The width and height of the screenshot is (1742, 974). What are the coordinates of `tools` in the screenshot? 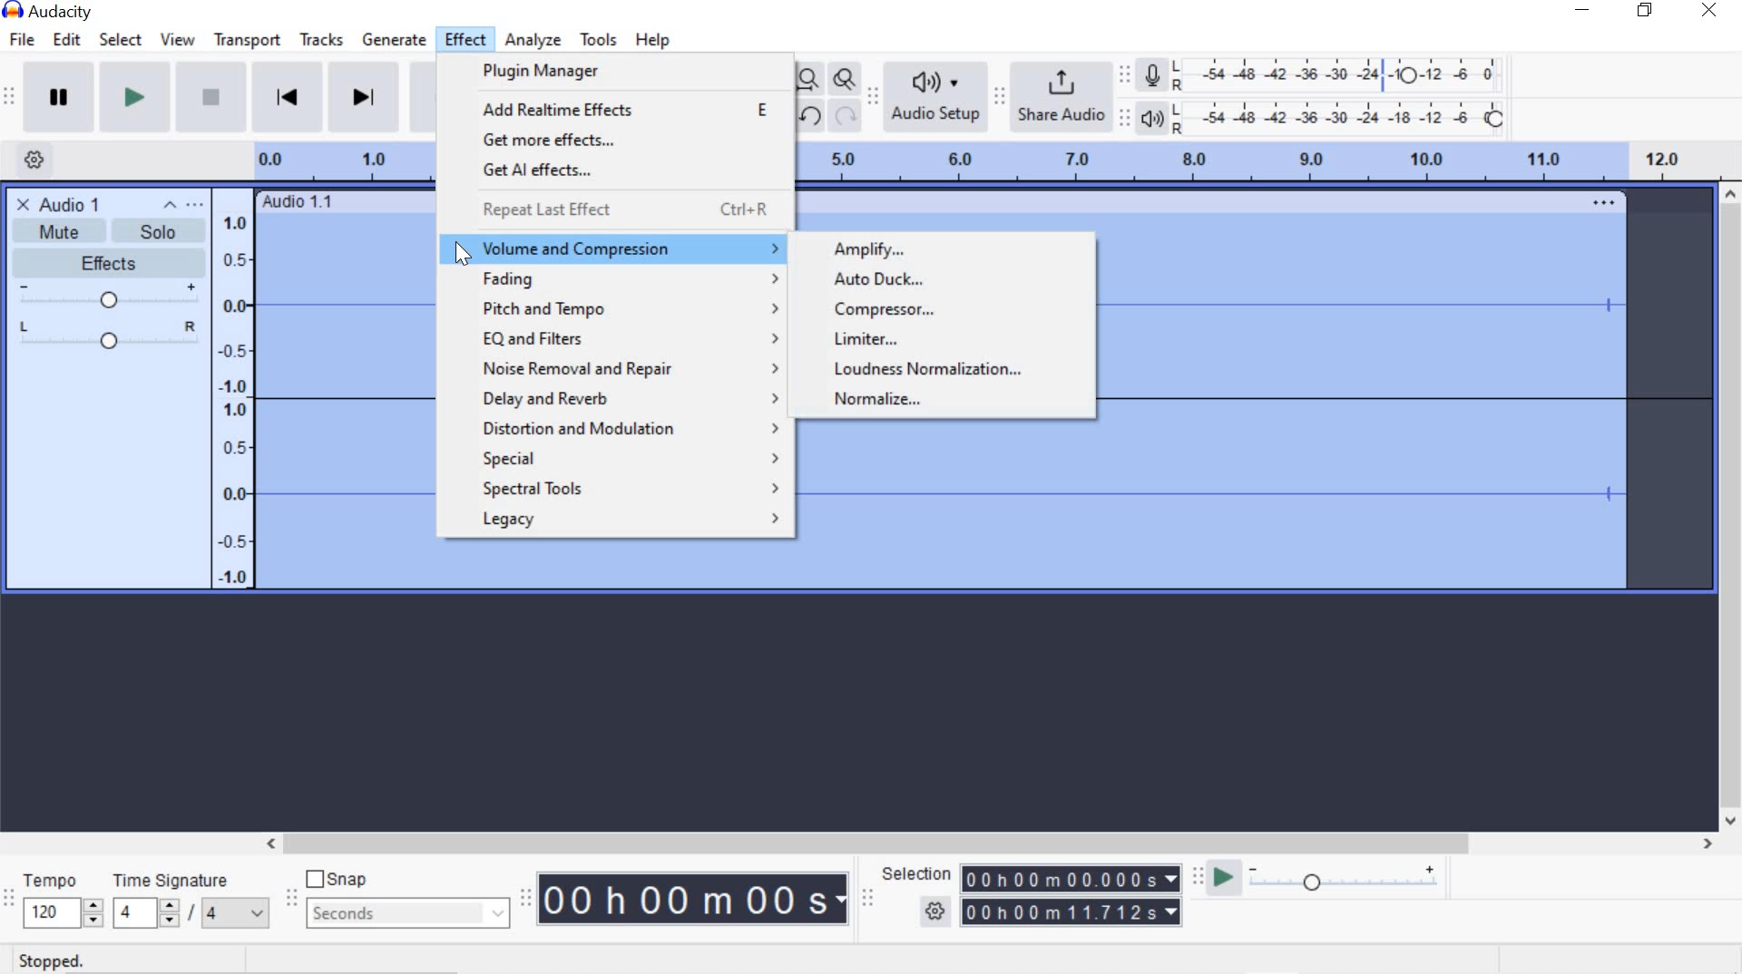 It's located at (598, 40).